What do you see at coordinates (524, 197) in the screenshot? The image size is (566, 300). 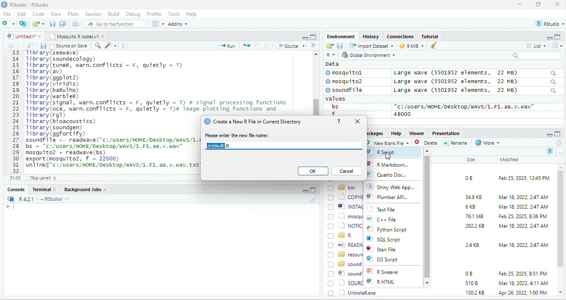 I see `Mar 18, 2022, 247 AM` at bounding box center [524, 197].